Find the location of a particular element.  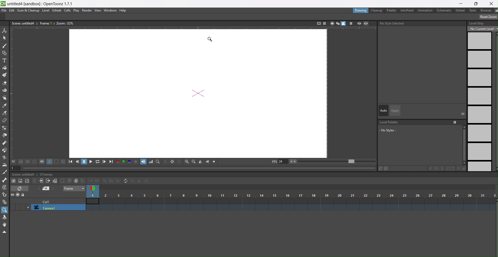

magnet tool is located at coordinates (5, 151).